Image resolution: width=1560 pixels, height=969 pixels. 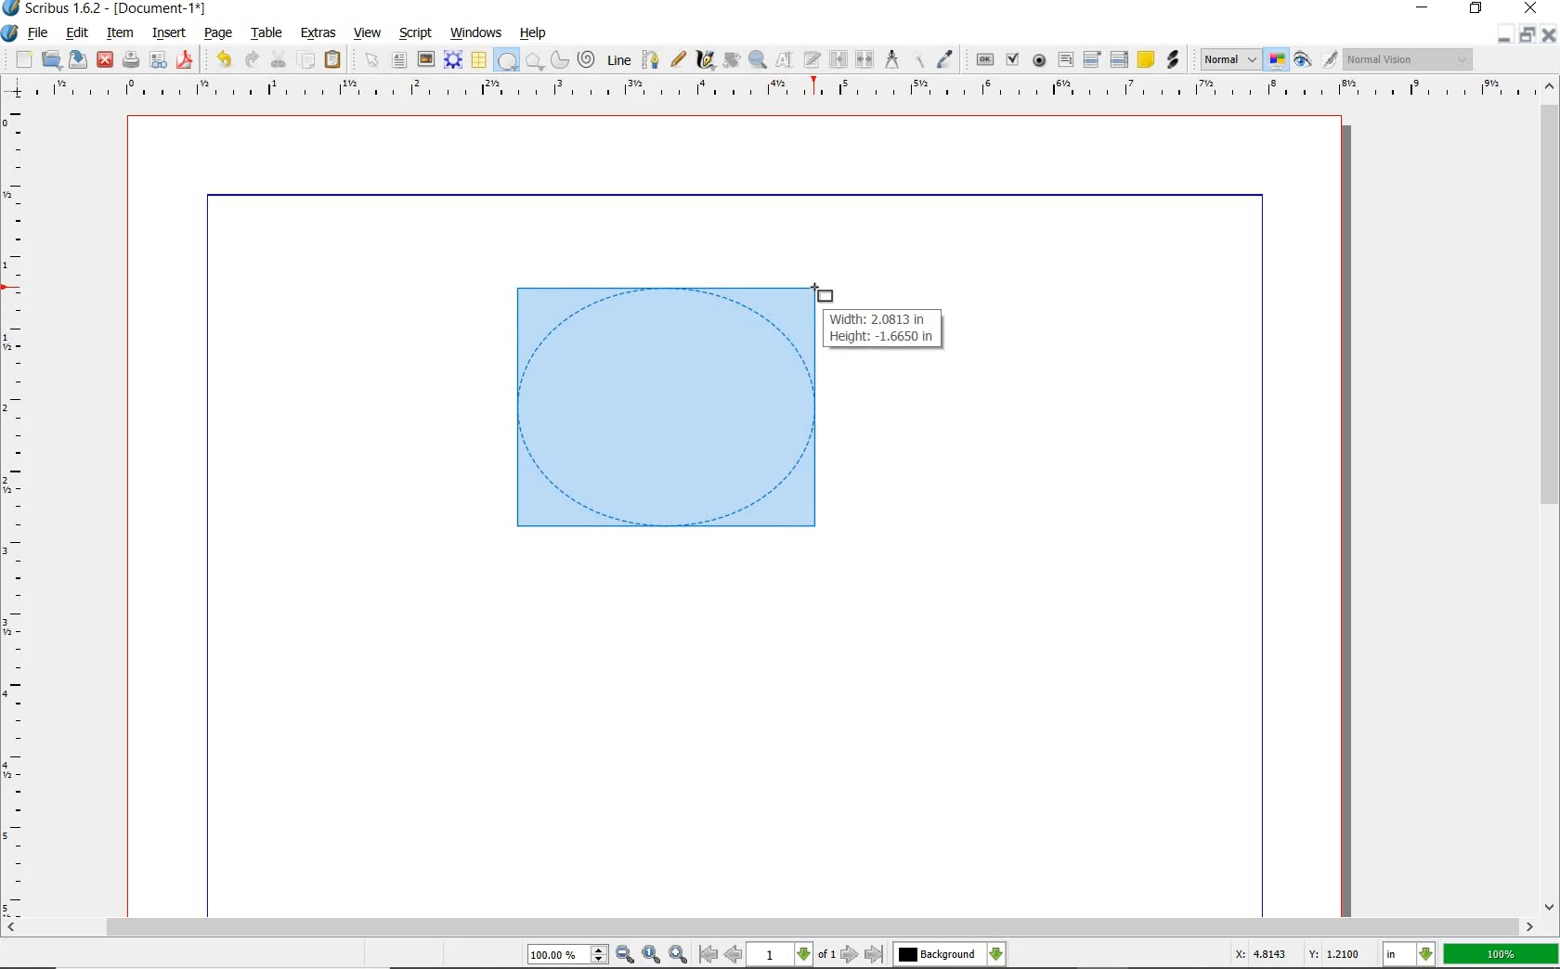 What do you see at coordinates (372, 61) in the screenshot?
I see `SELECT` at bounding box center [372, 61].